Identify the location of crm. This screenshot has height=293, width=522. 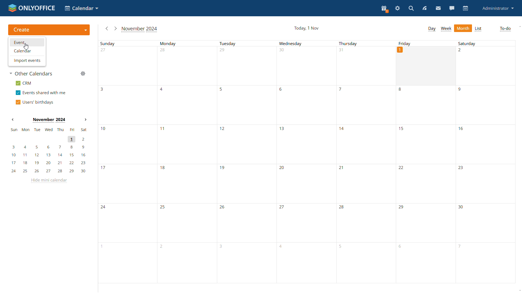
(24, 83).